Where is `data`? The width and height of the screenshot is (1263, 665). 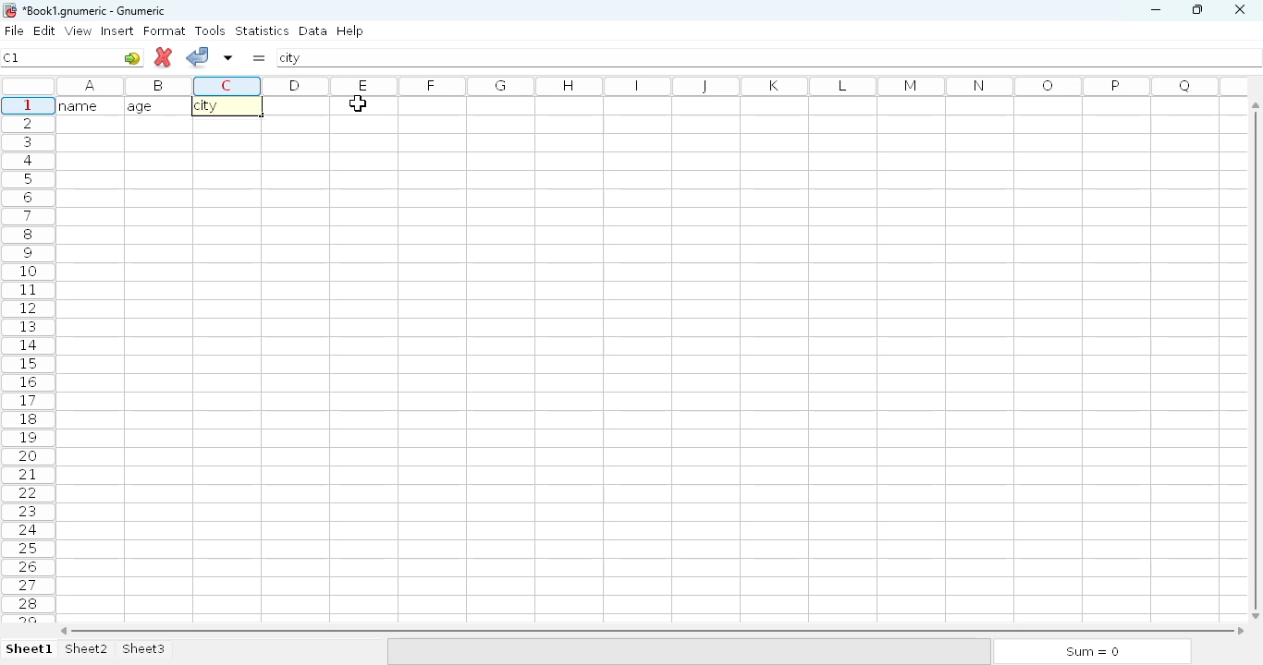 data is located at coordinates (313, 30).